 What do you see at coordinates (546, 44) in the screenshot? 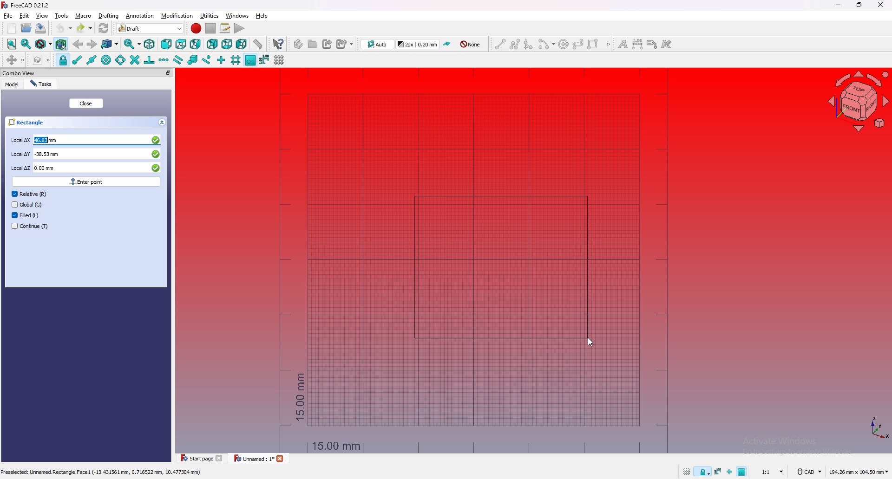
I see `arc tools` at bounding box center [546, 44].